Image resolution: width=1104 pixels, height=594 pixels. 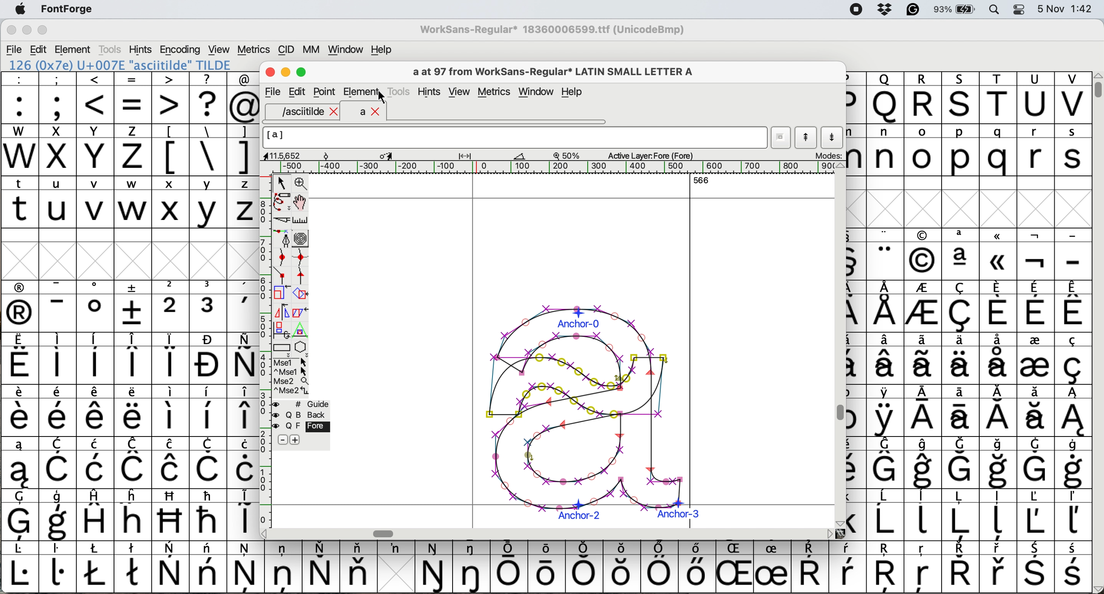 What do you see at coordinates (924, 359) in the screenshot?
I see `symbol` at bounding box center [924, 359].